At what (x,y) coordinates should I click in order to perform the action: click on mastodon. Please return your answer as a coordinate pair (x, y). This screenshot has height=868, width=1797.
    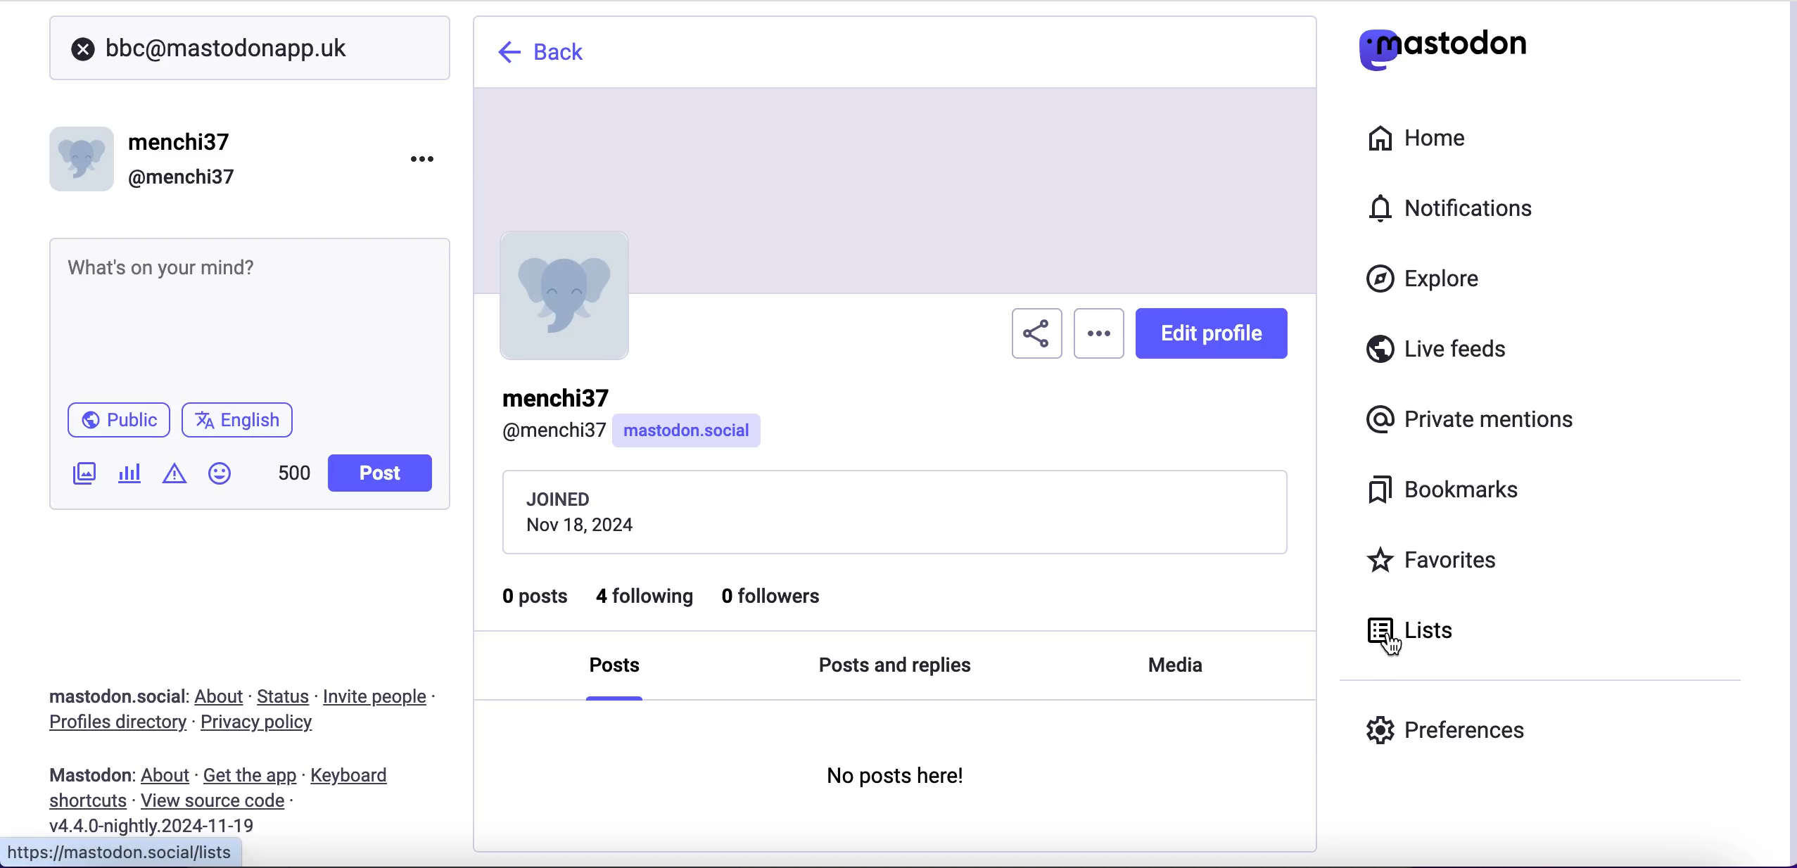
    Looking at the image, I should click on (91, 775).